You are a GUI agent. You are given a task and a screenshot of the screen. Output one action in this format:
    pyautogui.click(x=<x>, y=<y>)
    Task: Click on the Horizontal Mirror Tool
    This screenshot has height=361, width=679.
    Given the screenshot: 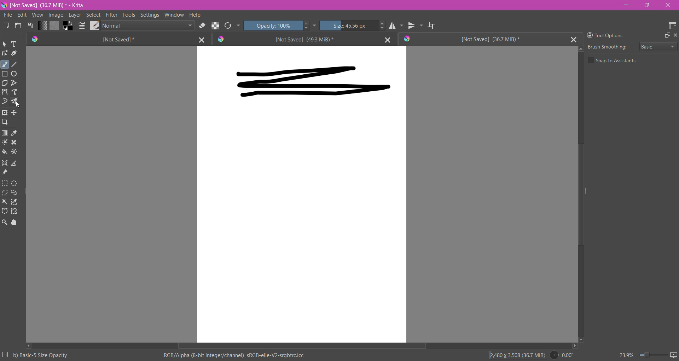 What is the action you would take?
    pyautogui.click(x=396, y=26)
    